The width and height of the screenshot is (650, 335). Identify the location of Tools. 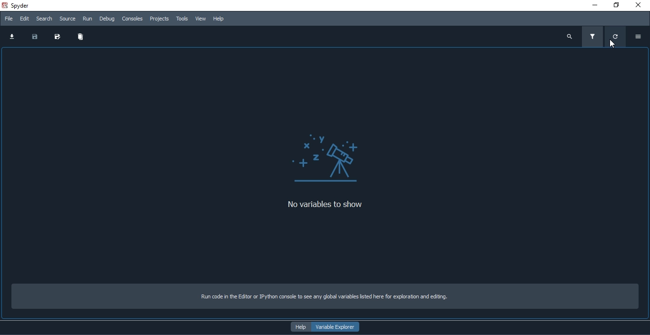
(182, 19).